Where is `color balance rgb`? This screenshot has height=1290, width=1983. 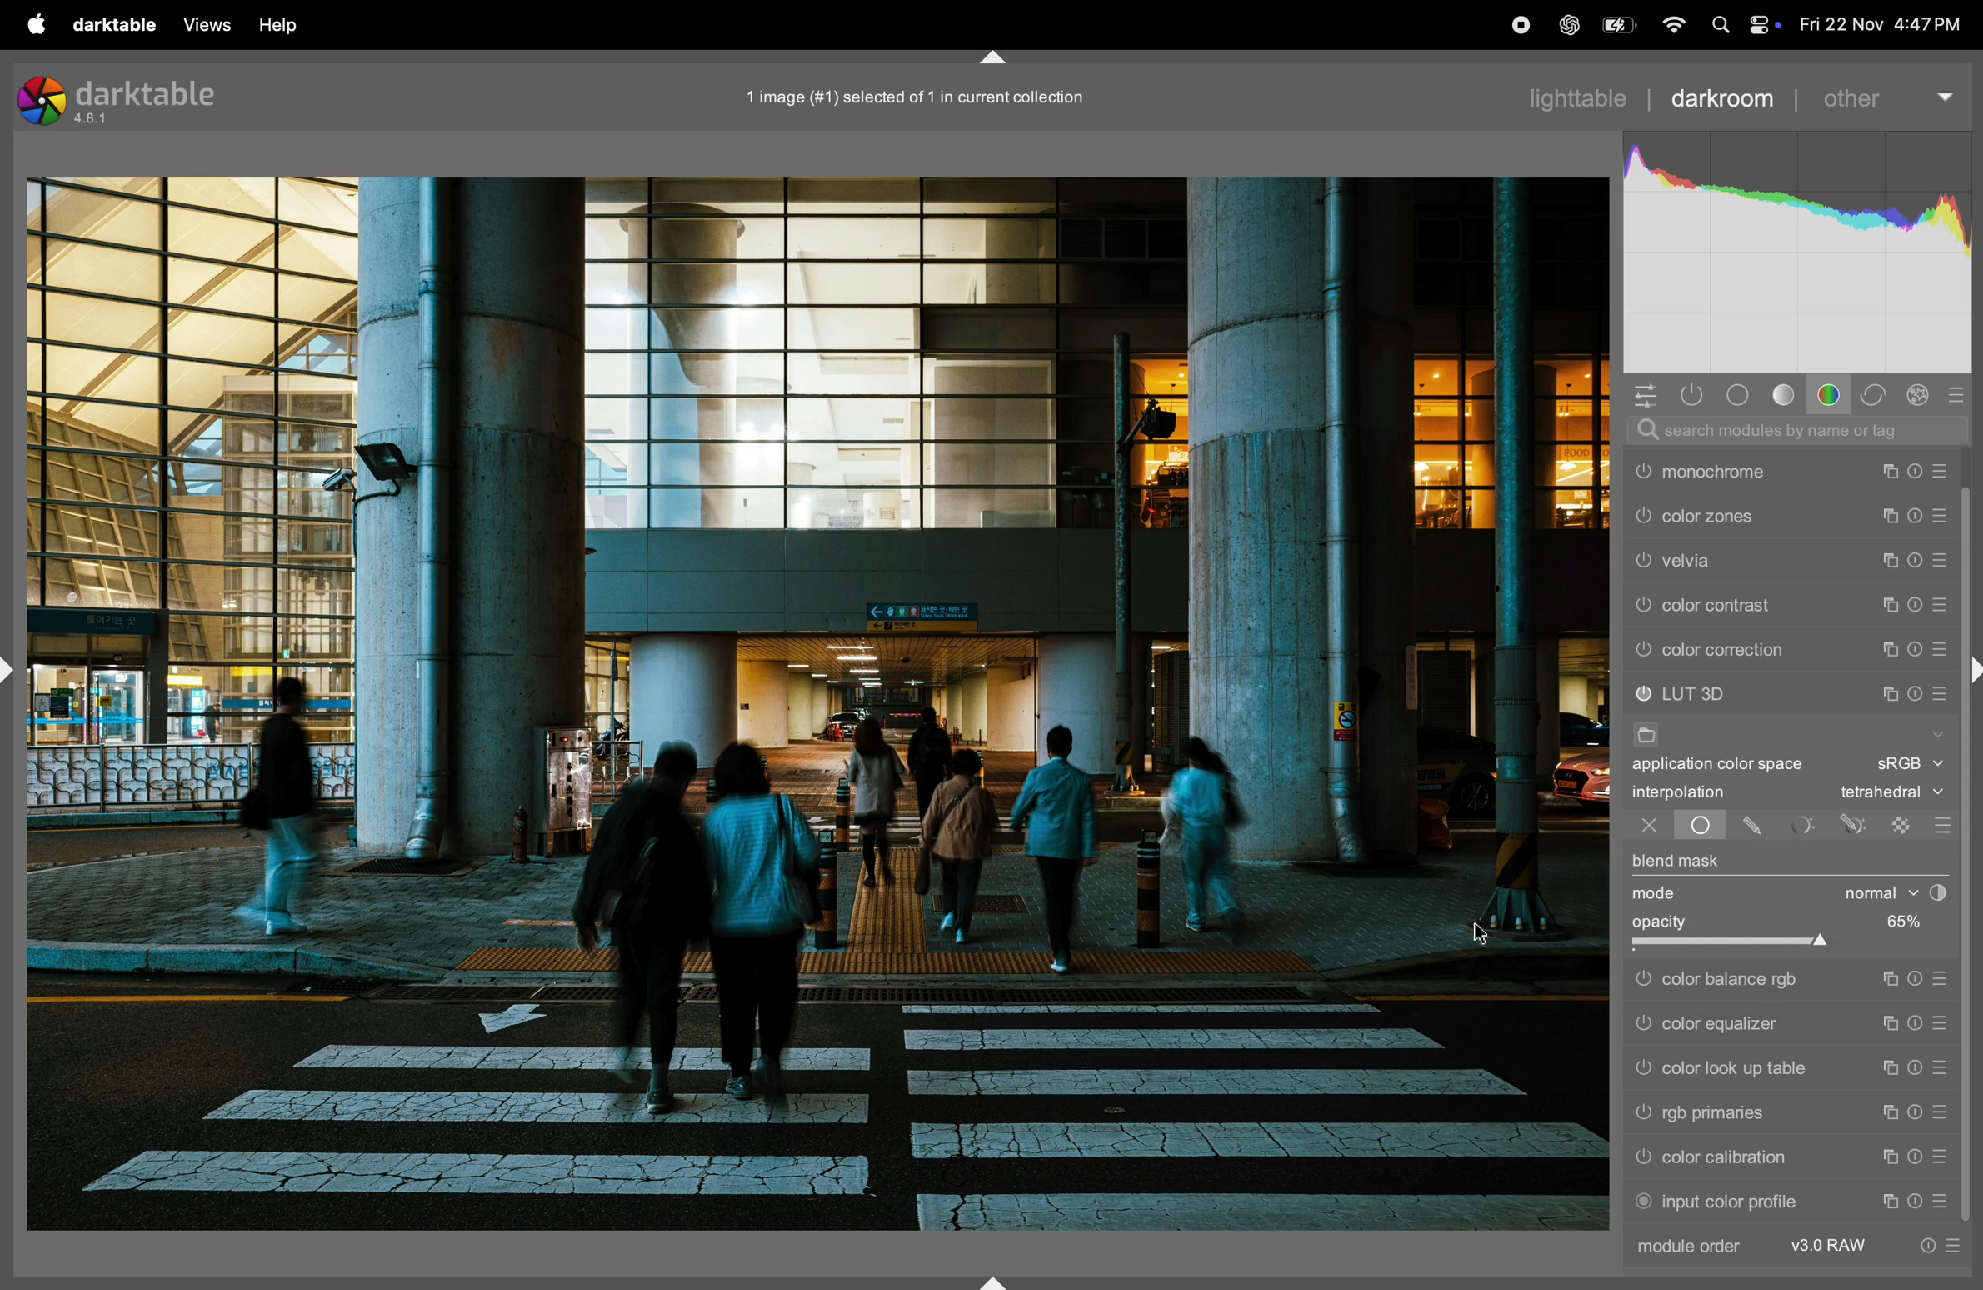
color balance rgb is located at coordinates (1751, 981).